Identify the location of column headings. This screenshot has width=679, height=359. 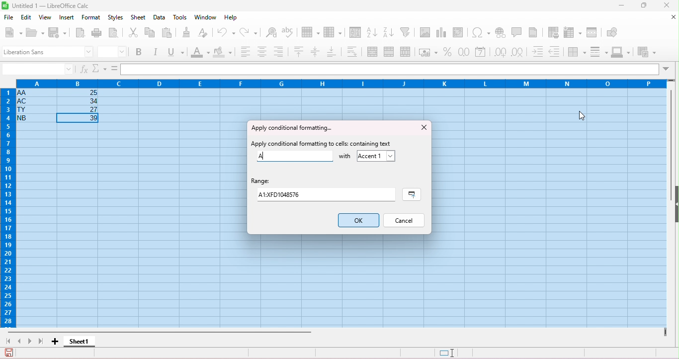
(338, 84).